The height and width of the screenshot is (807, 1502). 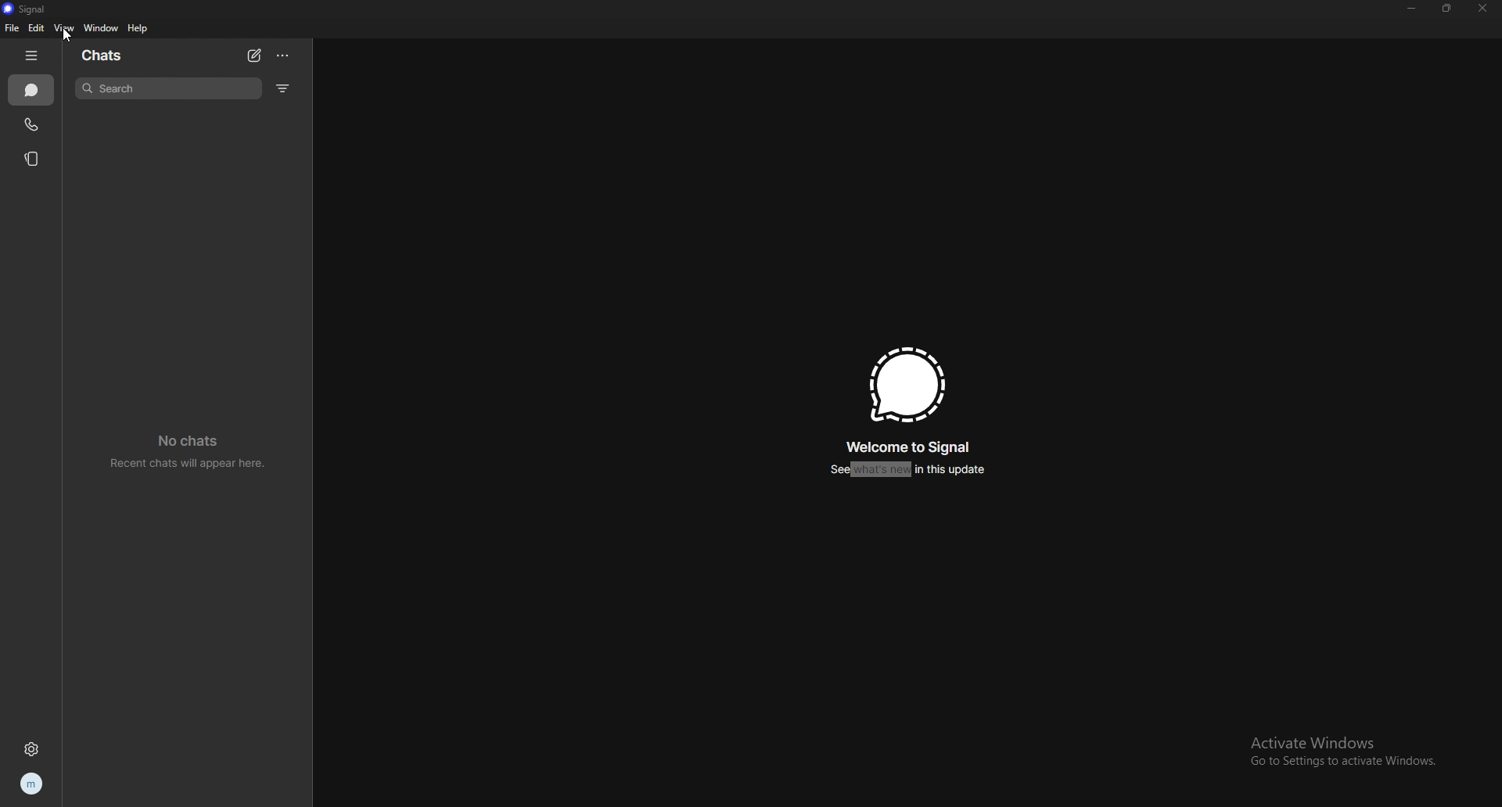 What do you see at coordinates (254, 55) in the screenshot?
I see `newchat` at bounding box center [254, 55].